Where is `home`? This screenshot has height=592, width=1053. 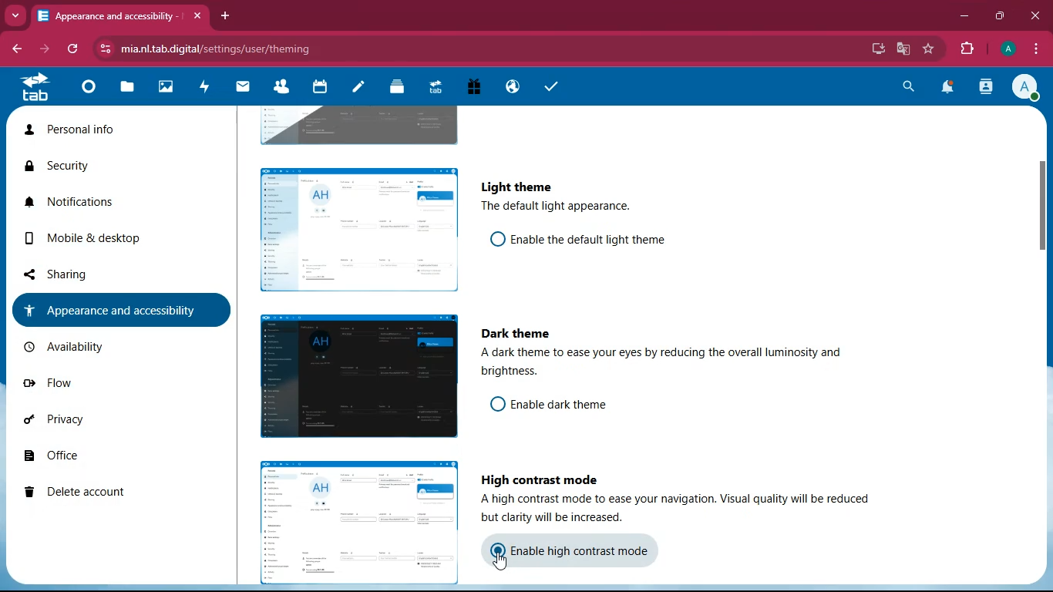
home is located at coordinates (85, 92).